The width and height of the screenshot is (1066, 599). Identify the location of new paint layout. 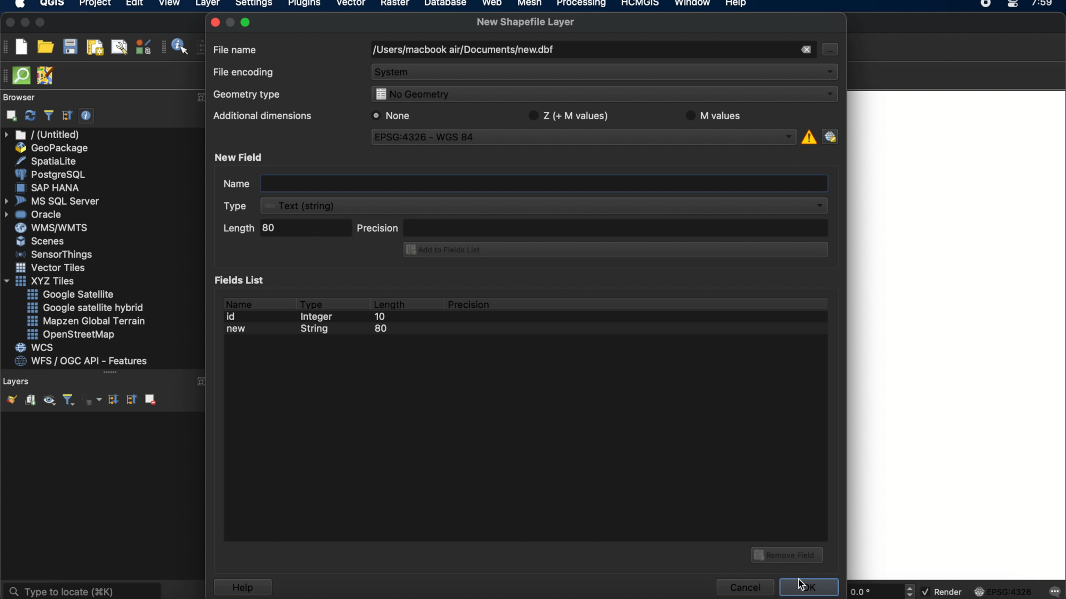
(94, 48).